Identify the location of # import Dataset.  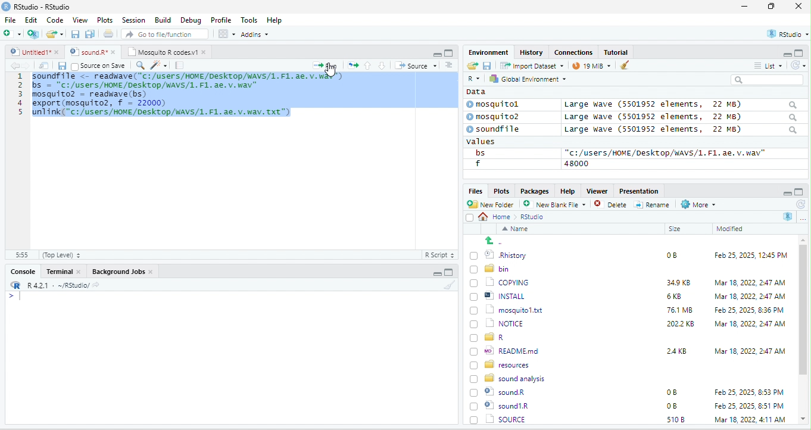
(531, 65).